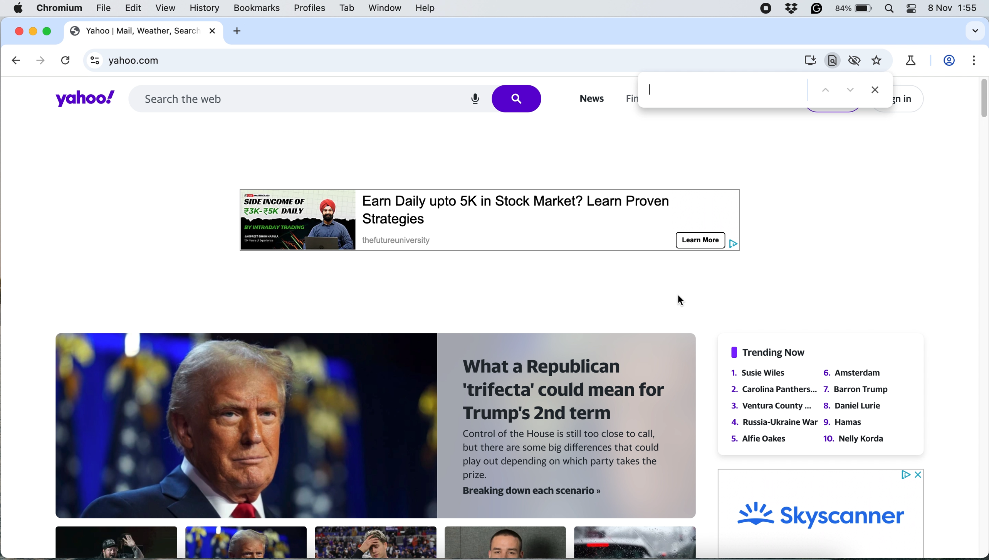 Image resolution: width=989 pixels, height=560 pixels. Describe the element at coordinates (376, 542) in the screenshot. I see `News Article ` at that location.